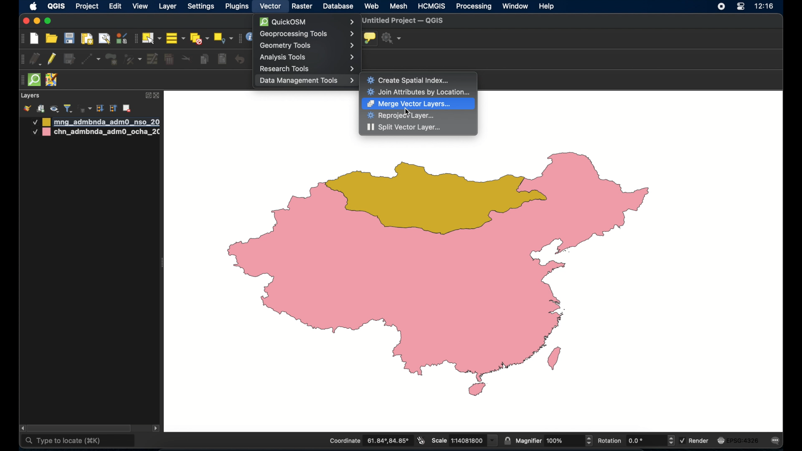 Image resolution: width=802 pixels, height=451 pixels. I want to click on selection toolbar, so click(135, 38).